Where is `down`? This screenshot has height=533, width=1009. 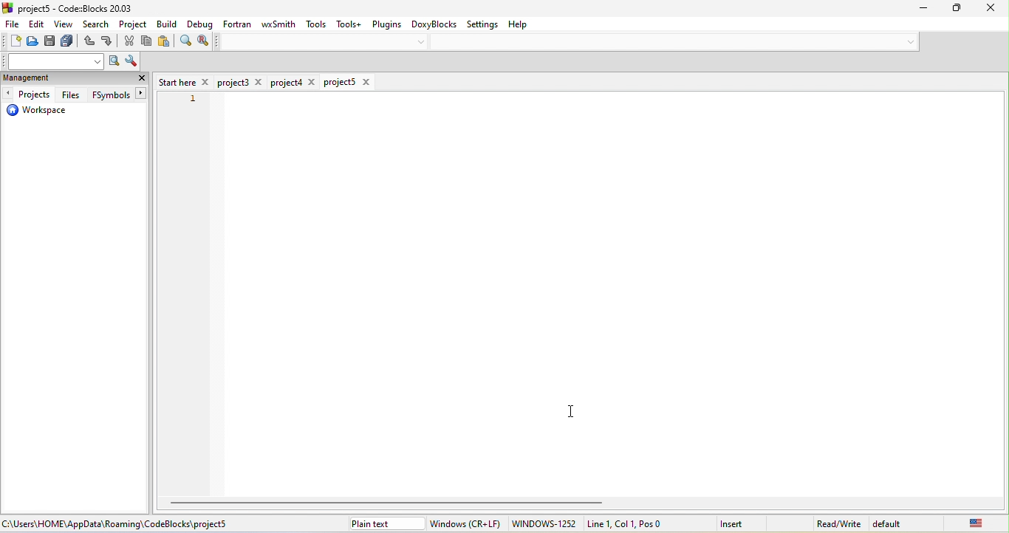 down is located at coordinates (424, 41).